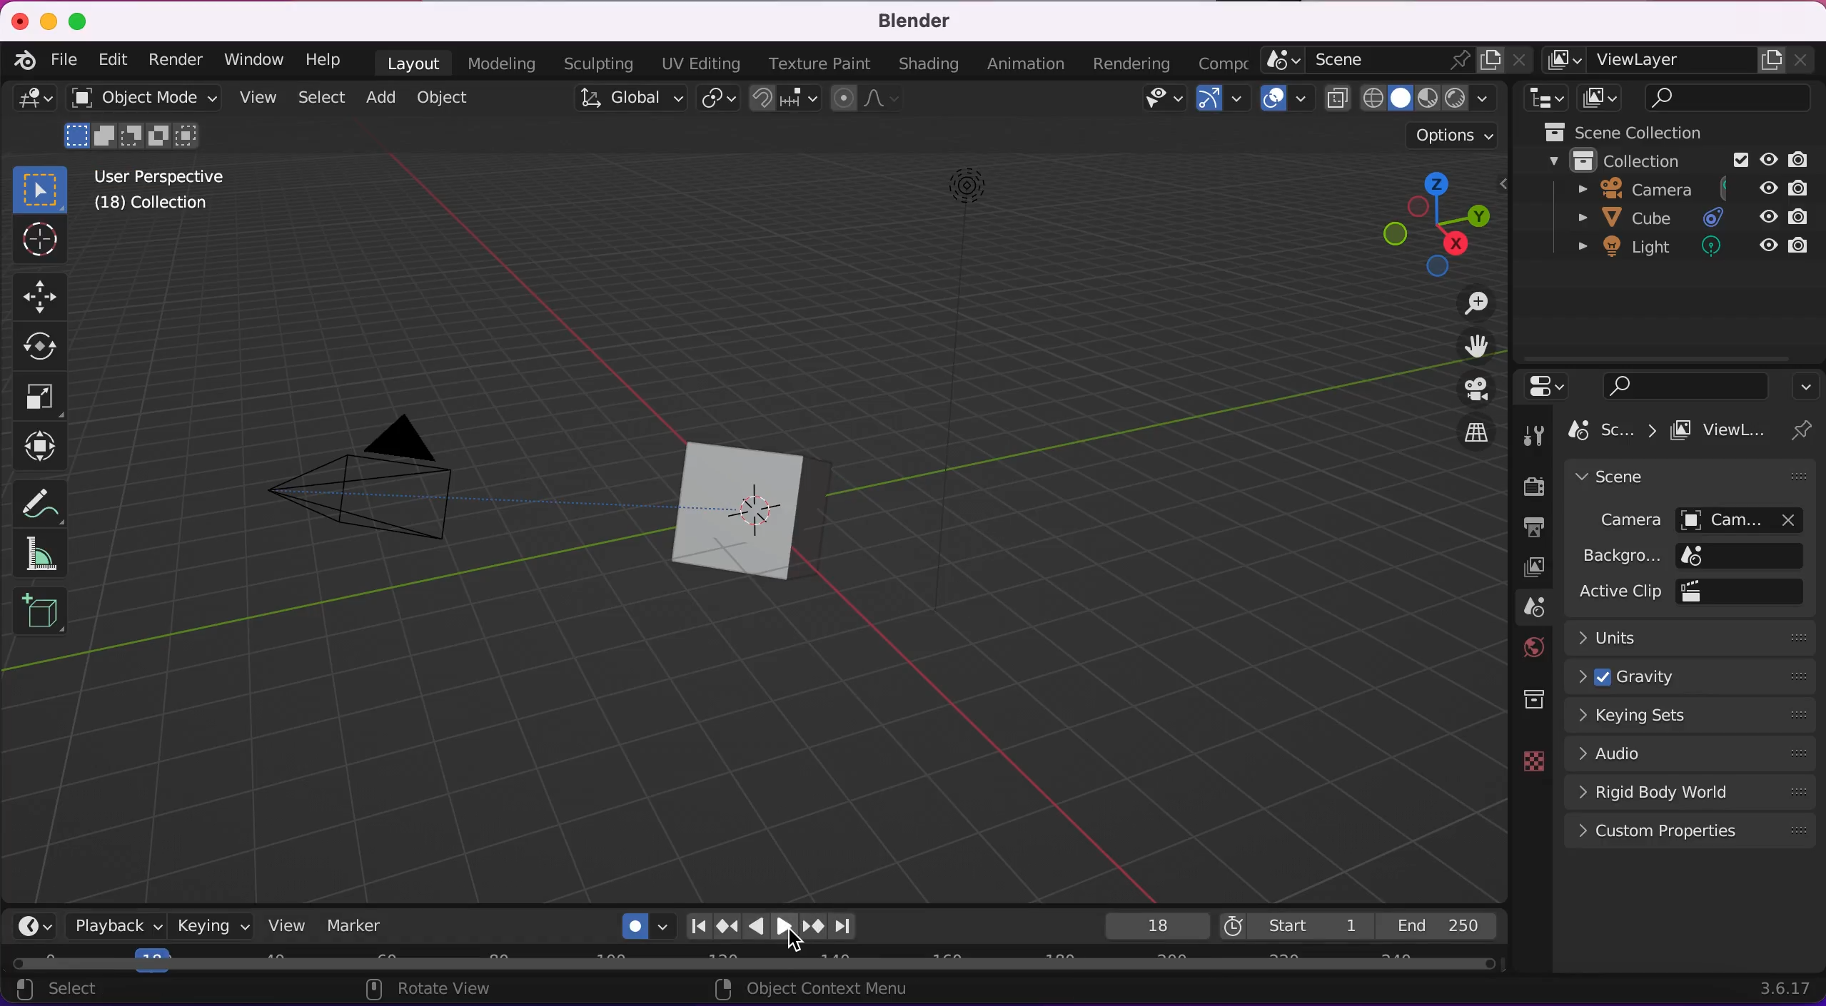 This screenshot has height=1006, width=1826. Describe the element at coordinates (1461, 303) in the screenshot. I see `zoom in/out` at that location.